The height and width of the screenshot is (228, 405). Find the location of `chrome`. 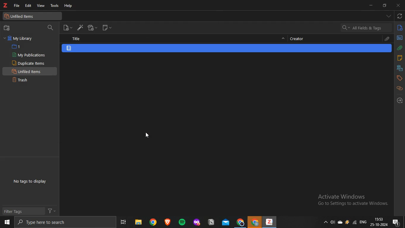

chrome is located at coordinates (153, 222).